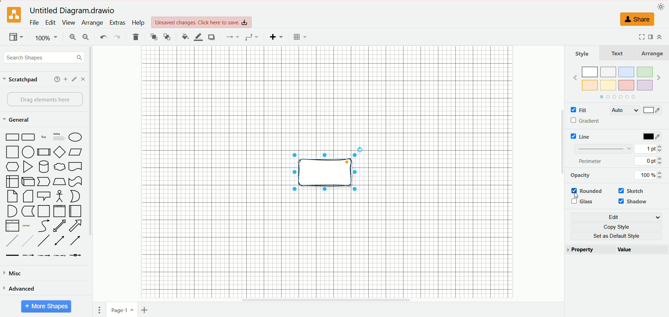 The image size is (669, 317). What do you see at coordinates (277, 37) in the screenshot?
I see `insert` at bounding box center [277, 37].